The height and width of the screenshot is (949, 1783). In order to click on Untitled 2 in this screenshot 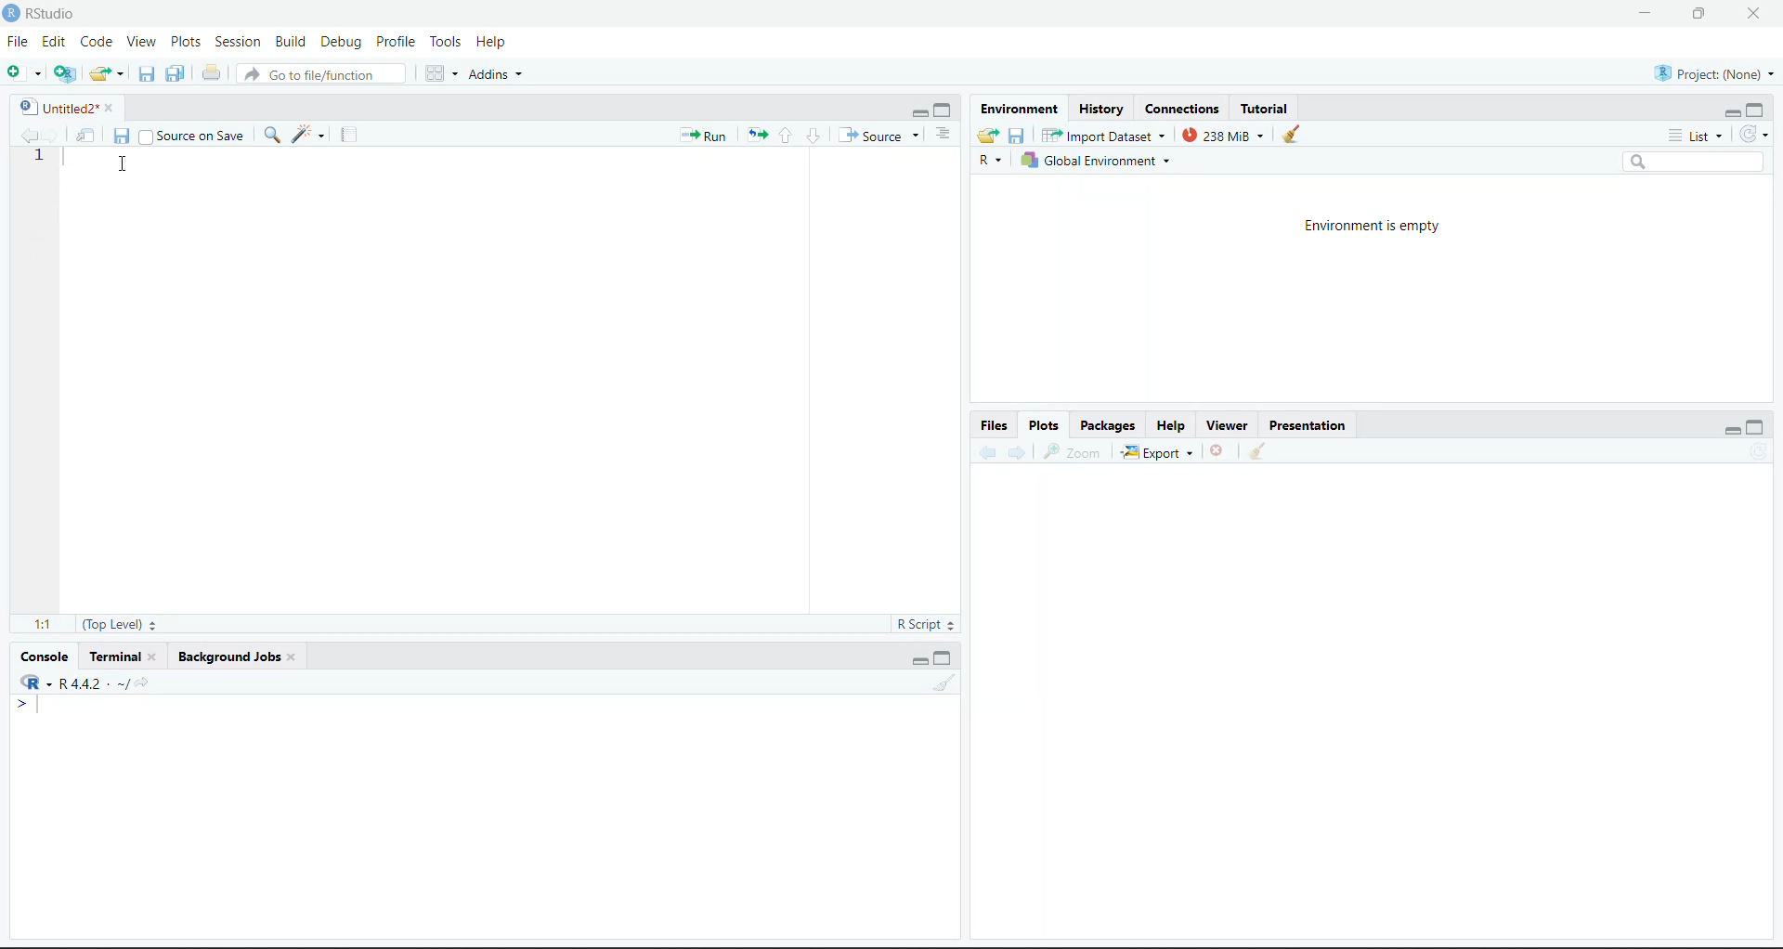, I will do `click(56, 108)`.